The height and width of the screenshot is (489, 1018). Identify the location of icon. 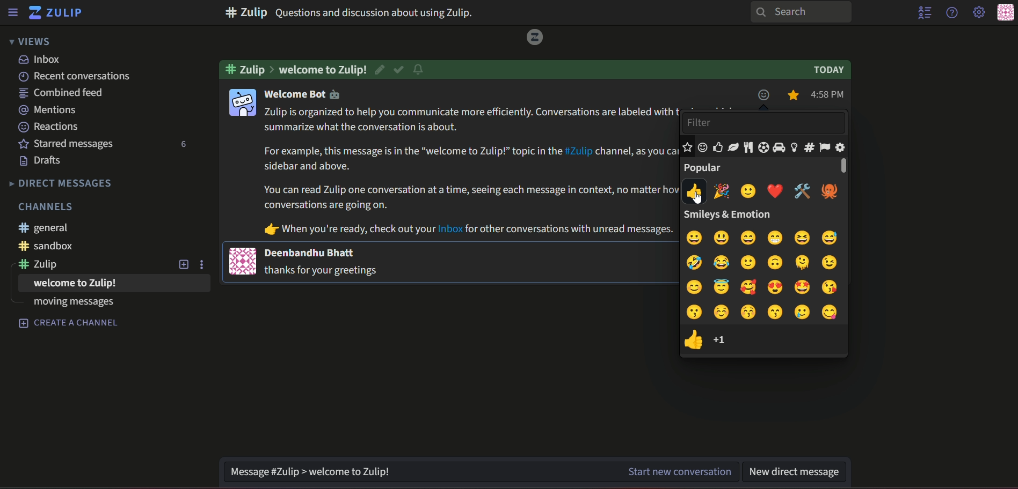
(243, 261).